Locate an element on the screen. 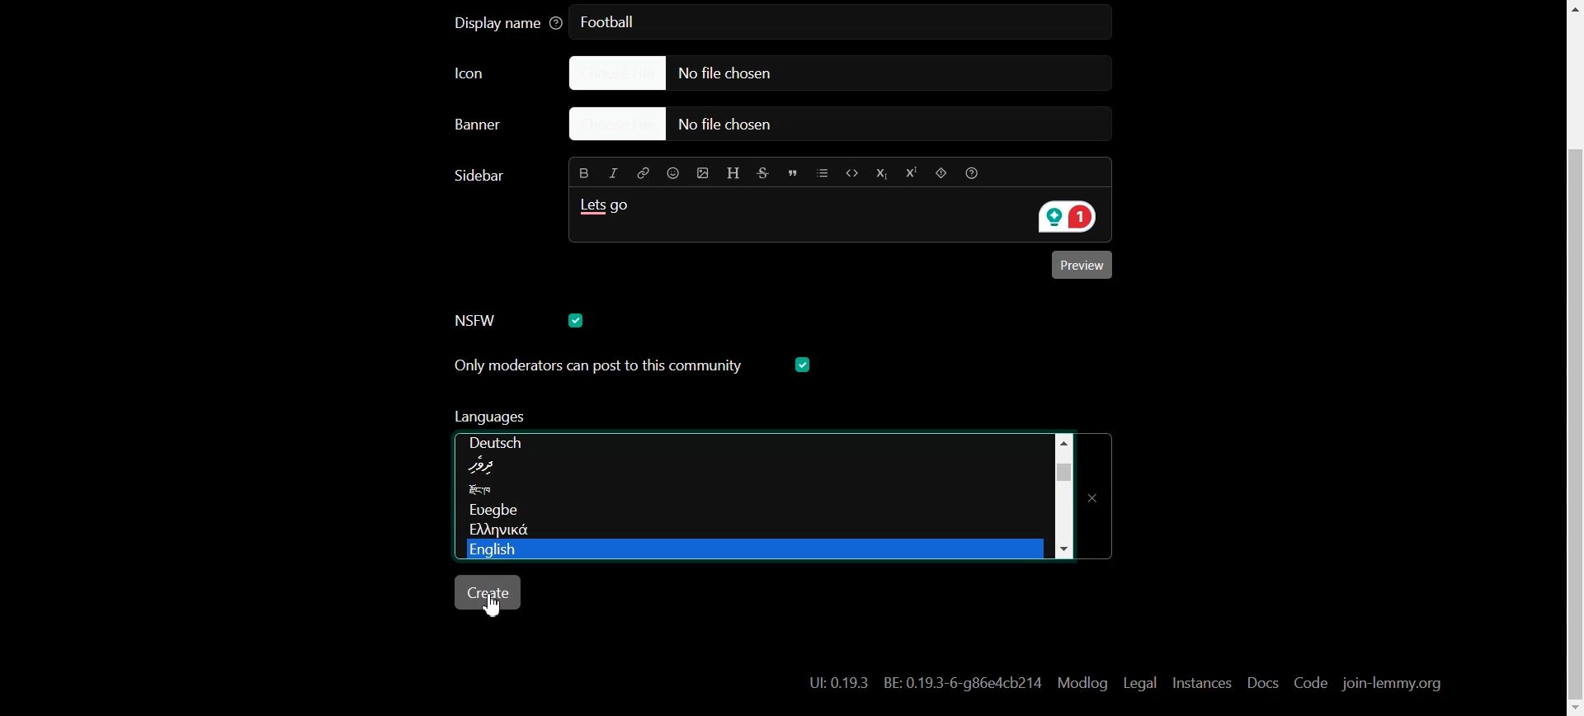  Create is located at coordinates (490, 592).